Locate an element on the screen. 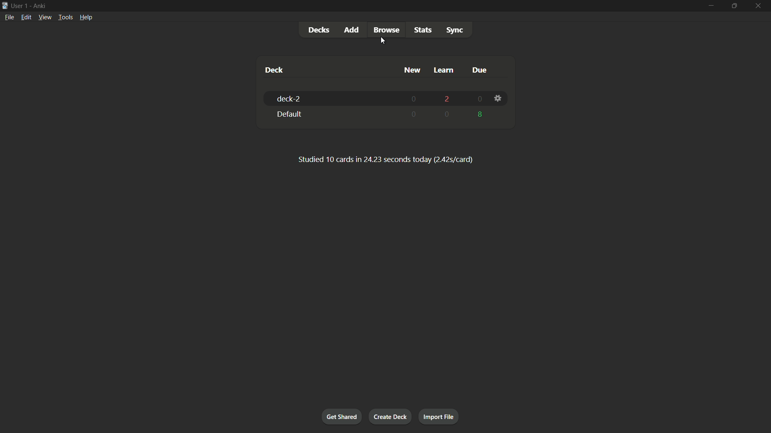 This screenshot has height=433, width=771. Sync is located at coordinates (455, 30).